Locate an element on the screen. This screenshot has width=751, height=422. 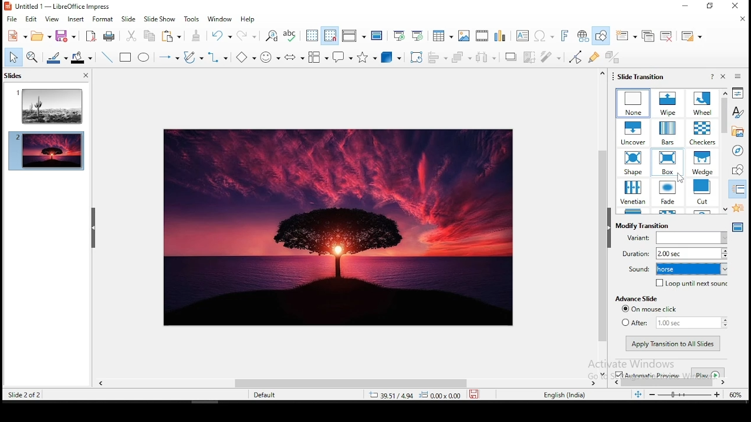
help is located at coordinates (712, 77).